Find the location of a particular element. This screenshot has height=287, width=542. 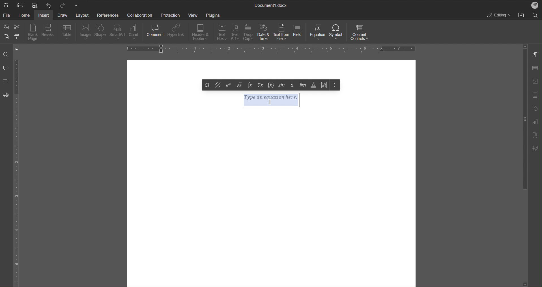

Chart is located at coordinates (135, 32).